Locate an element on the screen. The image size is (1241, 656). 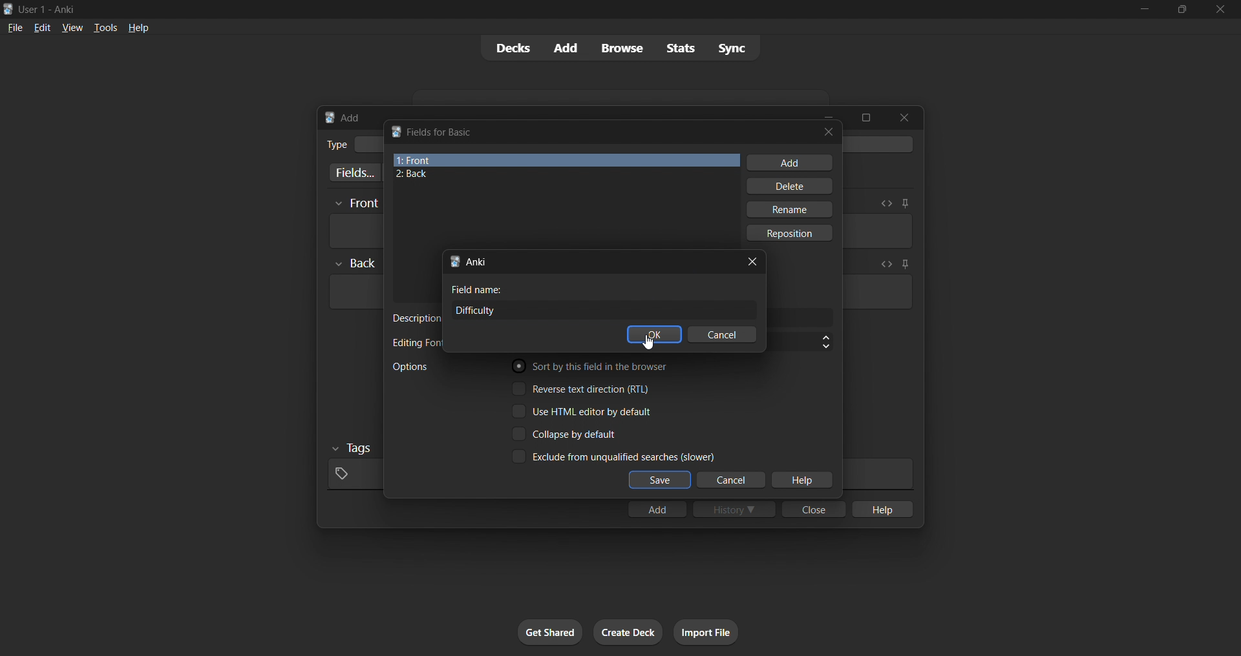
reposition is located at coordinates (791, 233).